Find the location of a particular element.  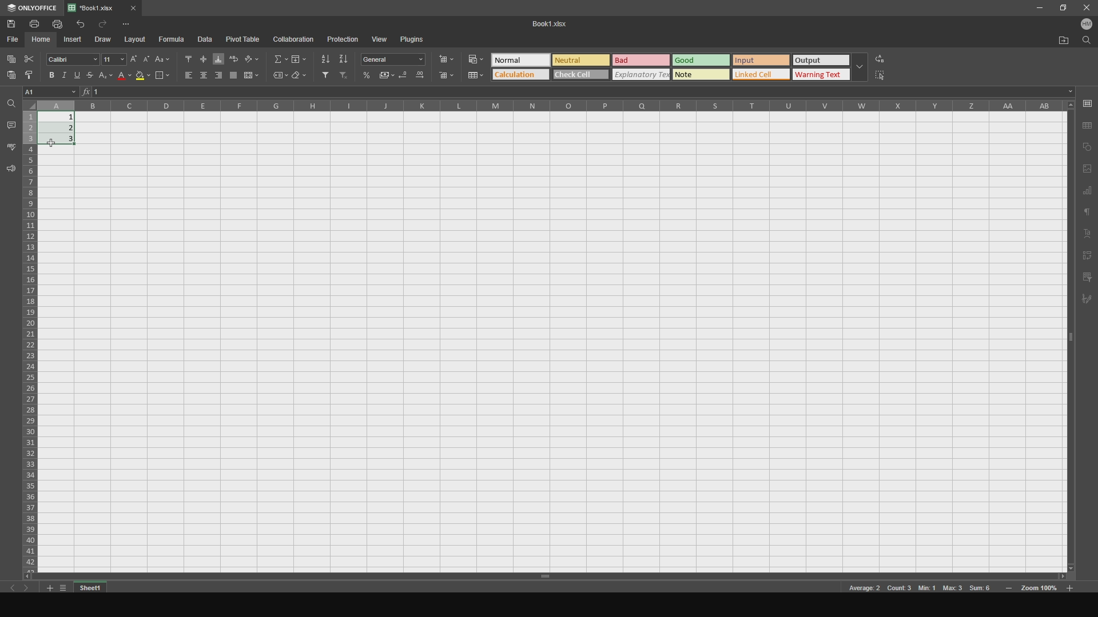

underline is located at coordinates (80, 76).